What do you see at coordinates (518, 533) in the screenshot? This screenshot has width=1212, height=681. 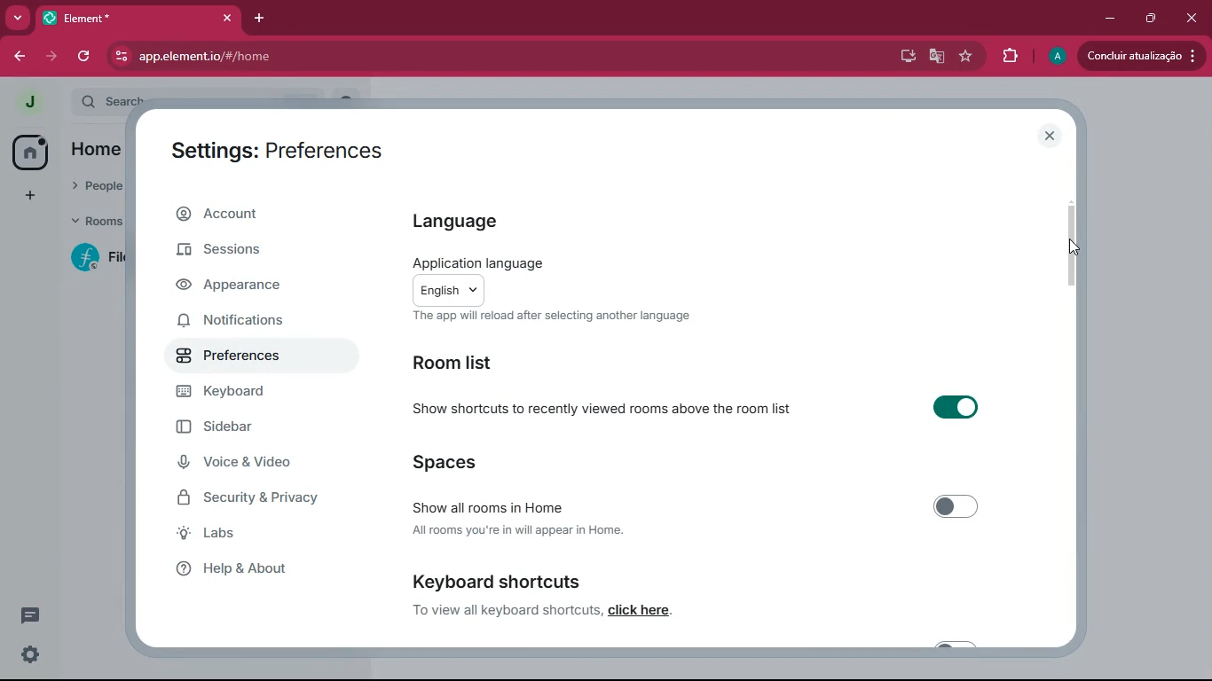 I see `All rooms you're in will appear in Home.` at bounding box center [518, 533].